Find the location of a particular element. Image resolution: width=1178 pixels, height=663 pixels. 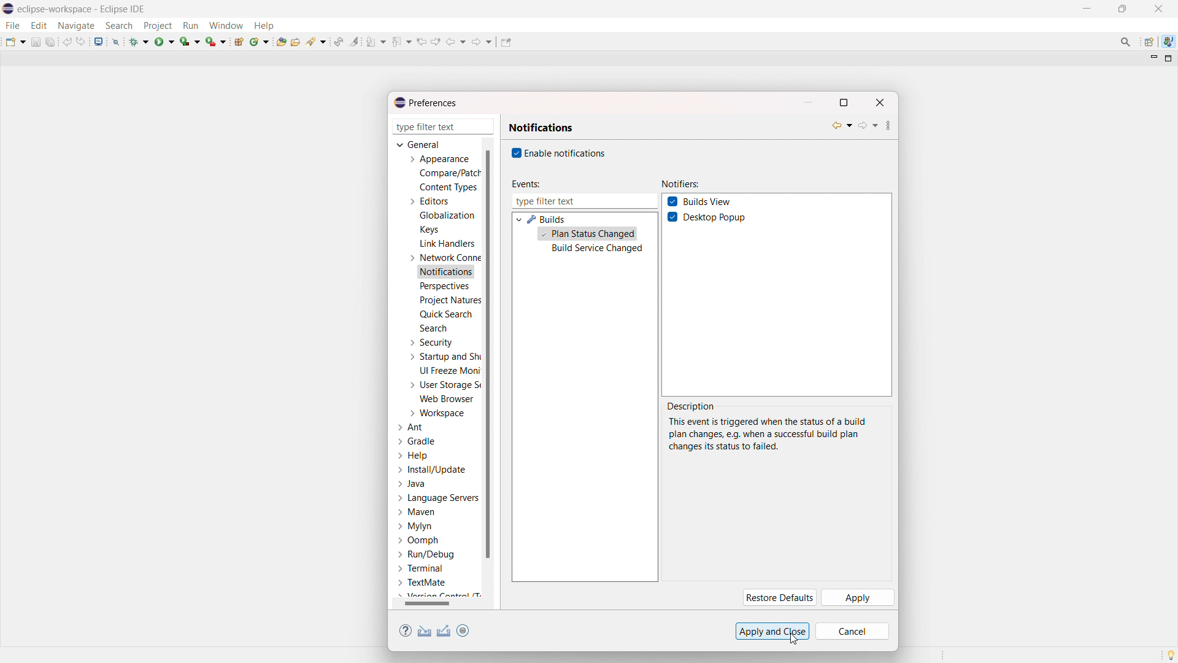

general is located at coordinates (420, 144).